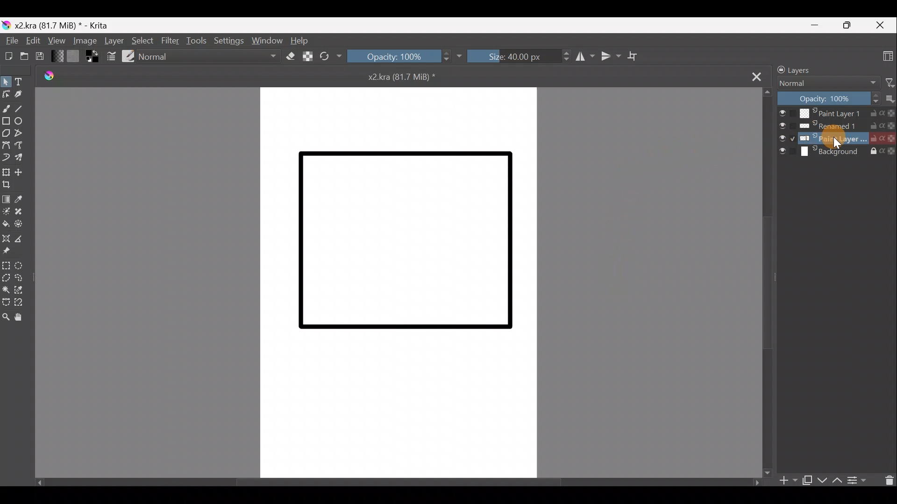  Describe the element at coordinates (21, 317) in the screenshot. I see `Pan tool` at that location.